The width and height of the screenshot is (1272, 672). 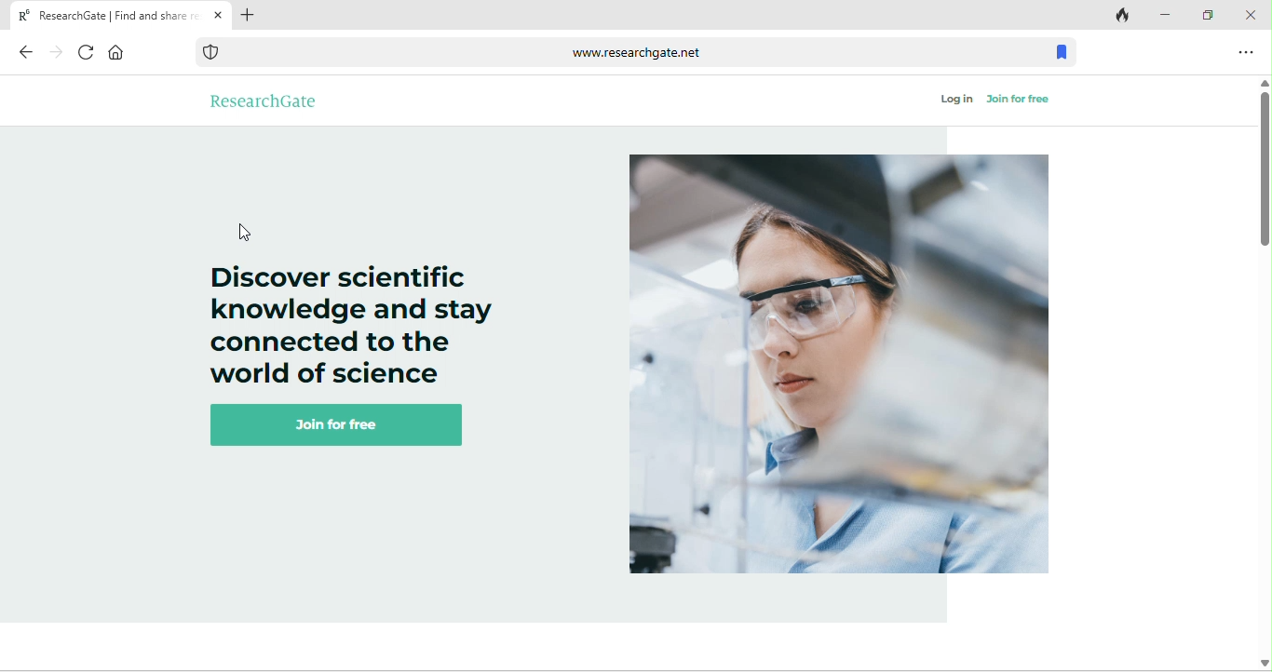 What do you see at coordinates (1252, 13) in the screenshot?
I see `close` at bounding box center [1252, 13].